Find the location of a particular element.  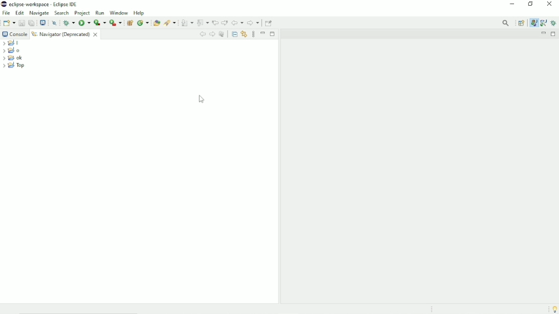

eclipse logo  is located at coordinates (4, 4).